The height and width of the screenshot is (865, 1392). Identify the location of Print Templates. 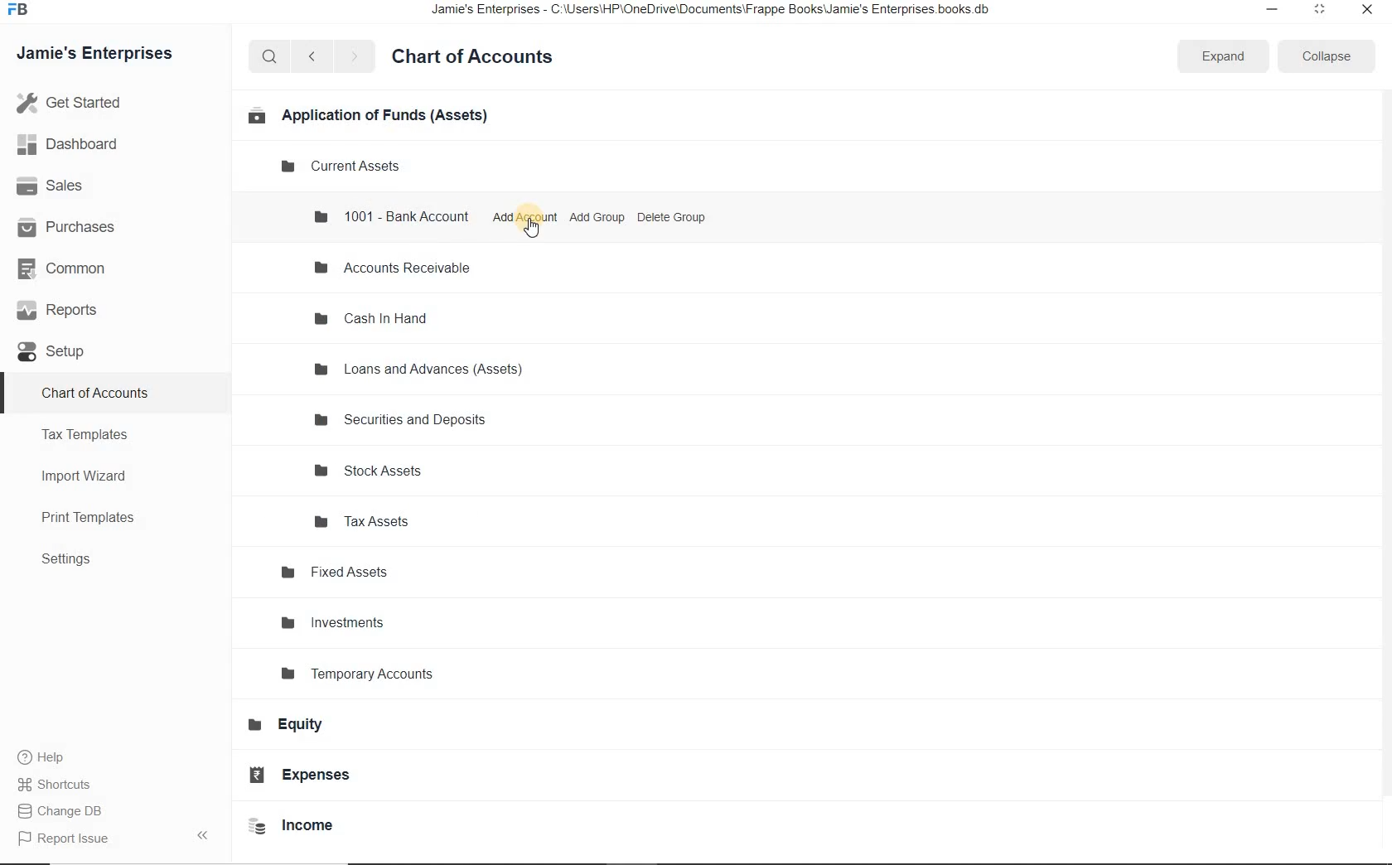
(97, 519).